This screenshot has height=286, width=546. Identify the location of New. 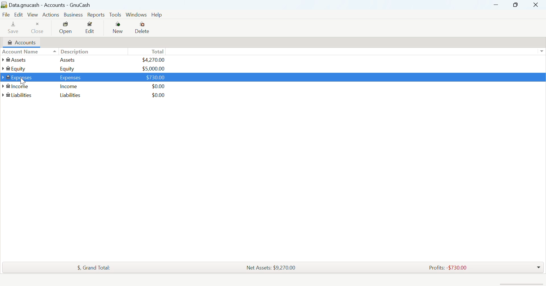
(119, 29).